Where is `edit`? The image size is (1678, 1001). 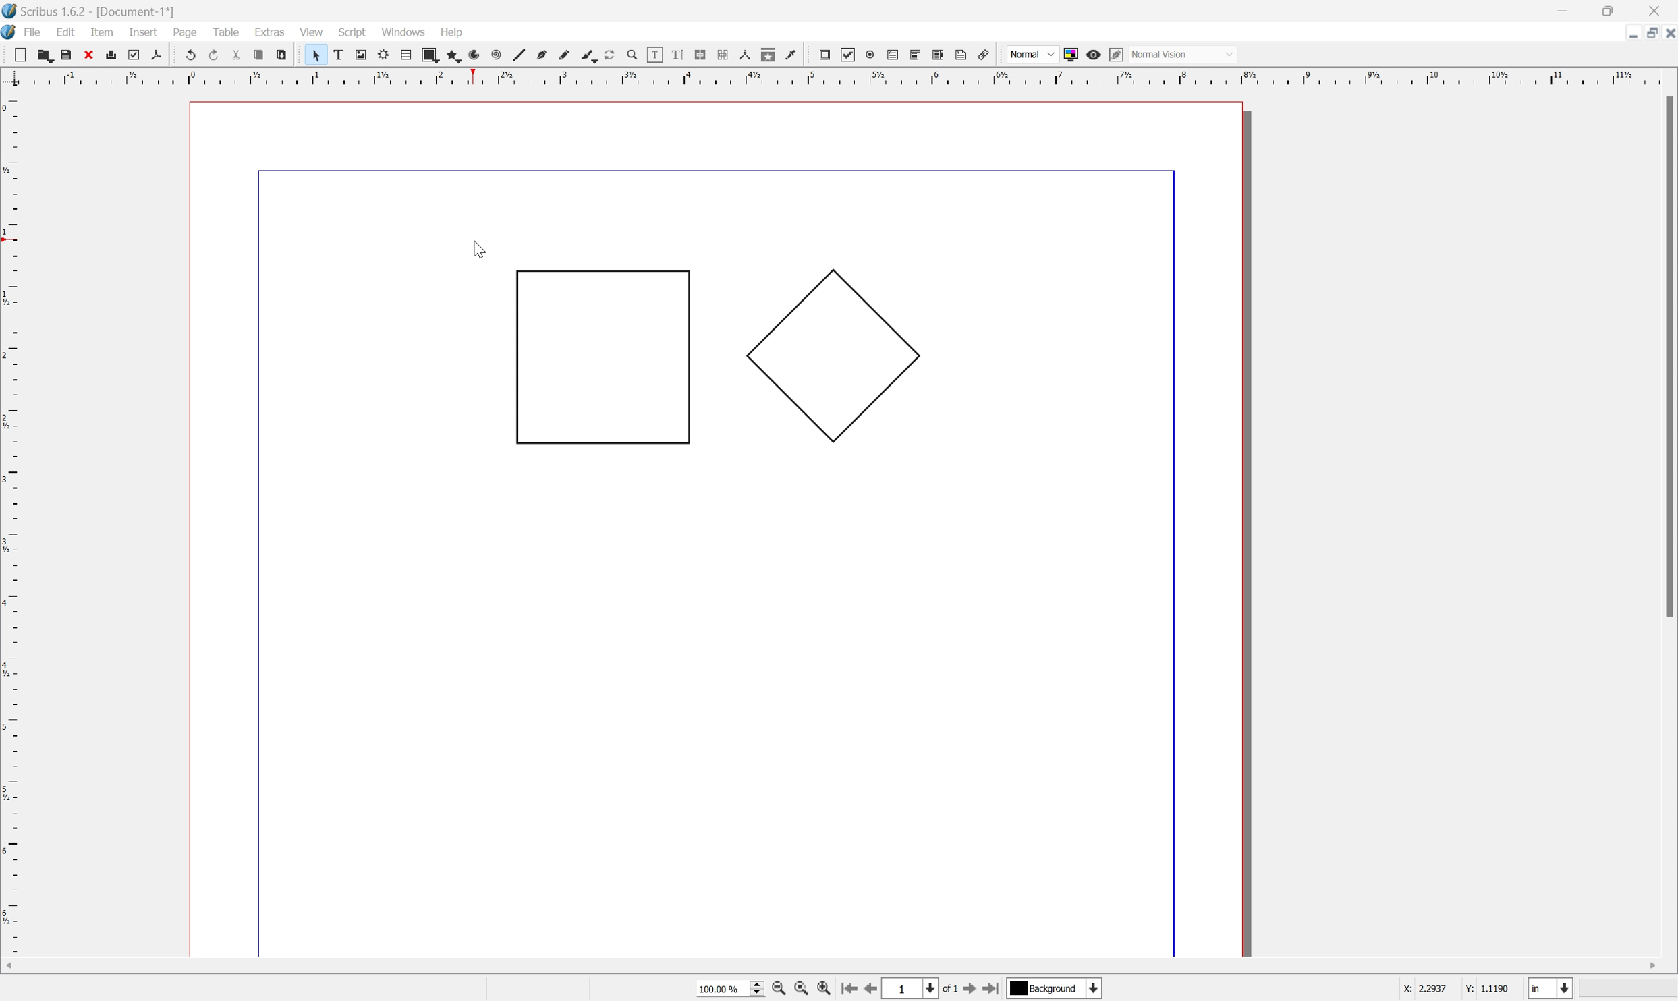 edit is located at coordinates (67, 32).